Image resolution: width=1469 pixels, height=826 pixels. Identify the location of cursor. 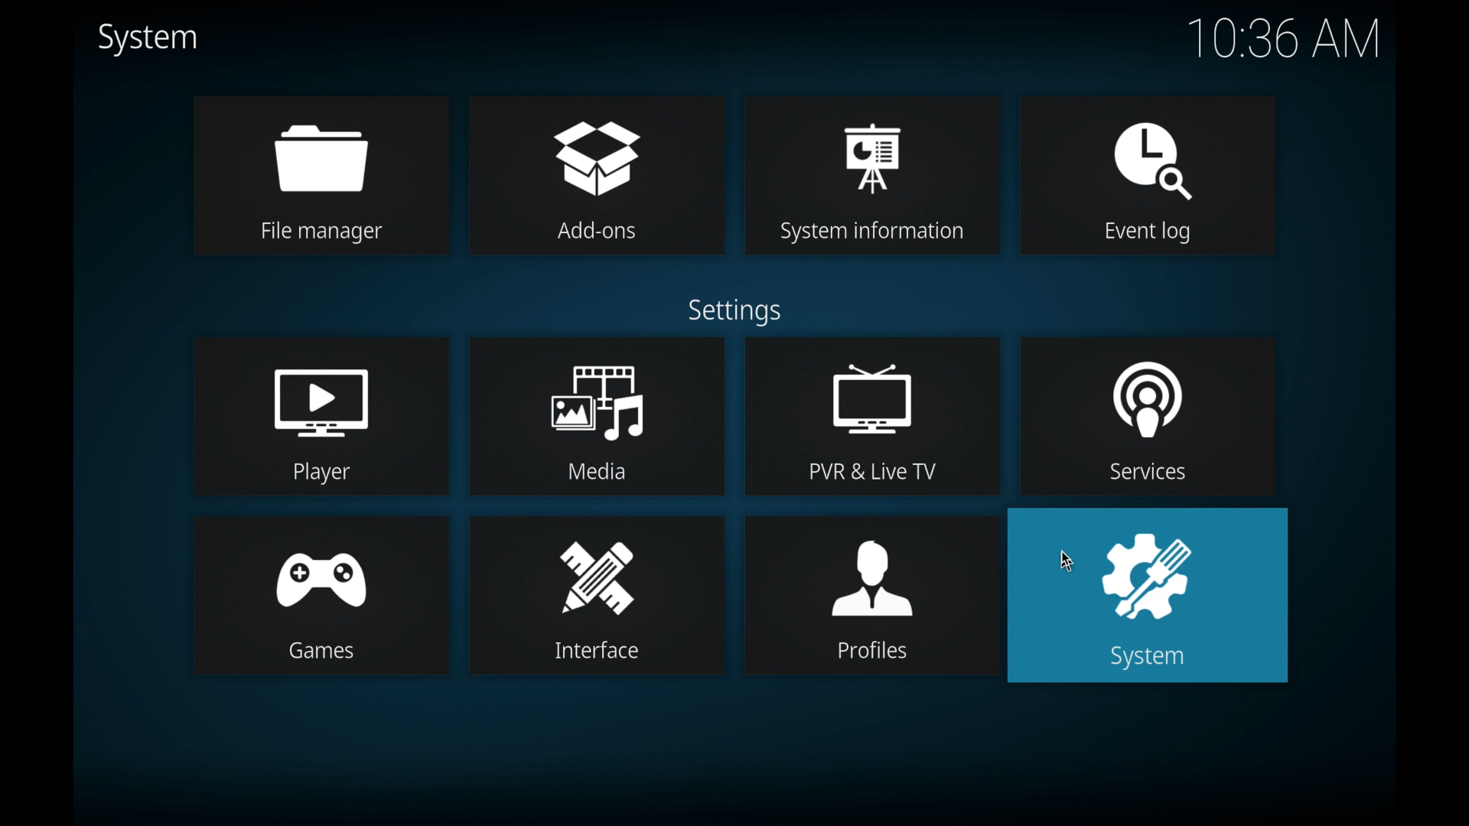
(1067, 561).